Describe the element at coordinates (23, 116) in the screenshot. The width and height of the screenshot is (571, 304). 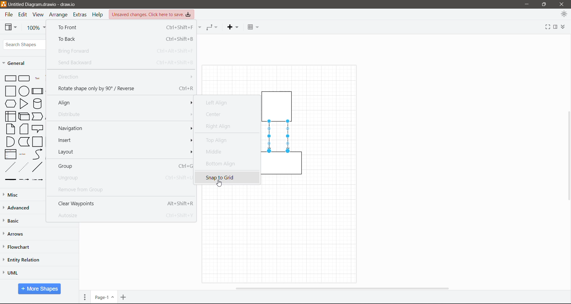
I see `Cube` at that location.